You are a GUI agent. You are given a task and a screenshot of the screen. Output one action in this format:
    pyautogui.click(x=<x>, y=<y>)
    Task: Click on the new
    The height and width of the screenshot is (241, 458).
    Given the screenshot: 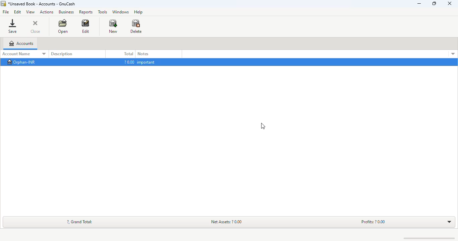 What is the action you would take?
    pyautogui.click(x=113, y=26)
    